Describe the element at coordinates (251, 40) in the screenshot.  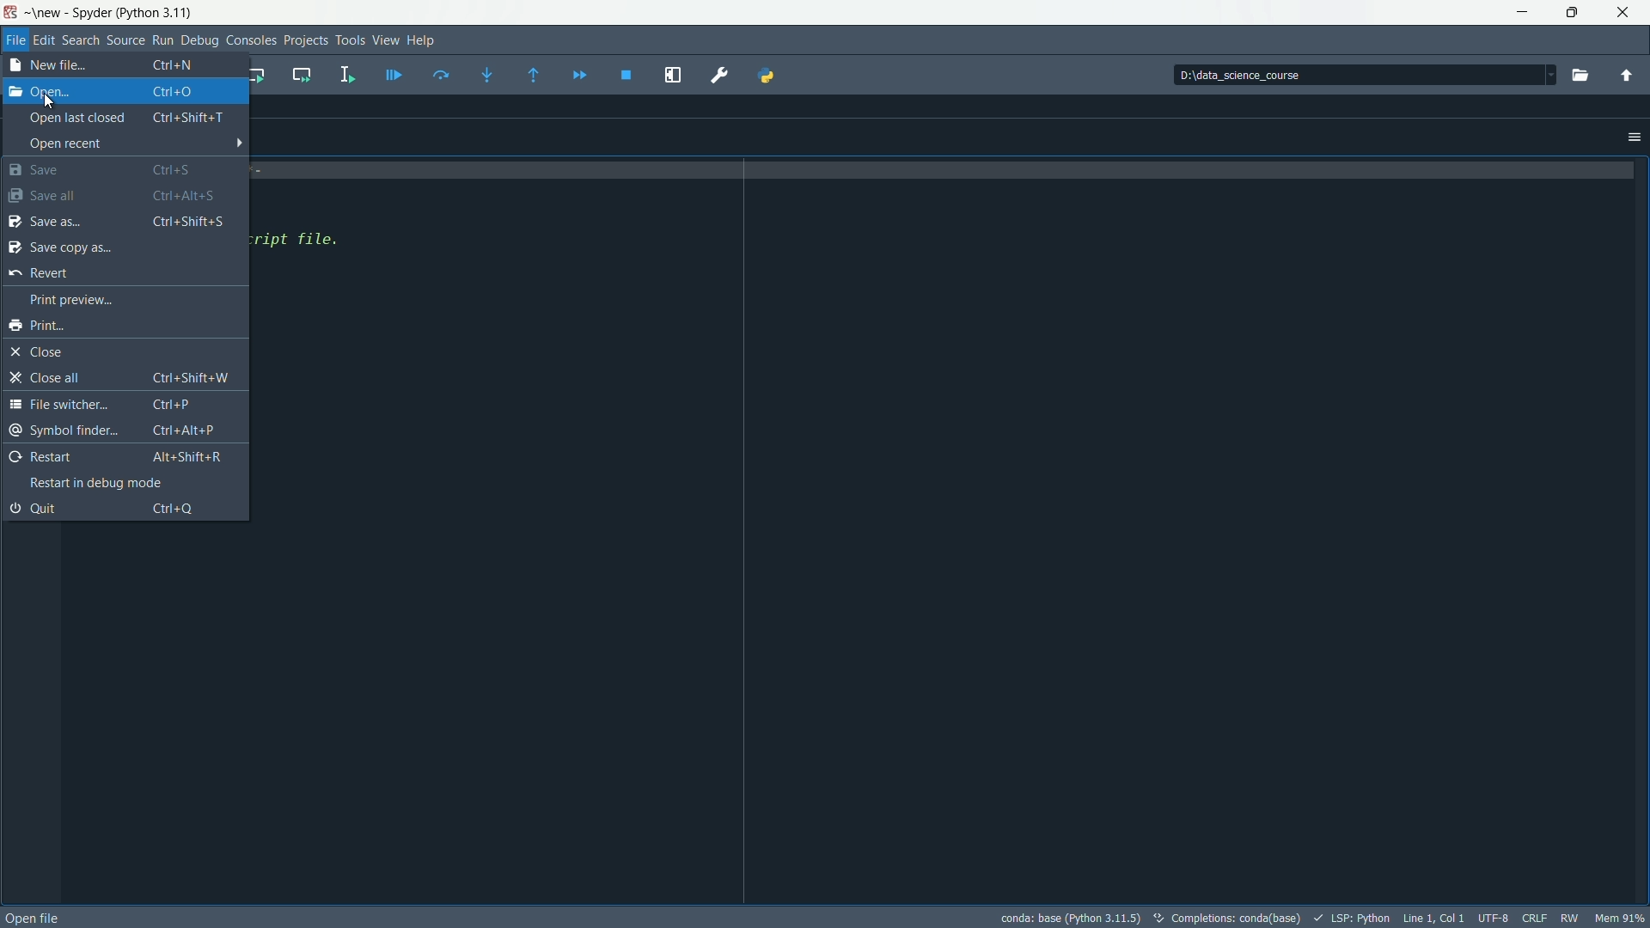
I see `consoles menu` at that location.